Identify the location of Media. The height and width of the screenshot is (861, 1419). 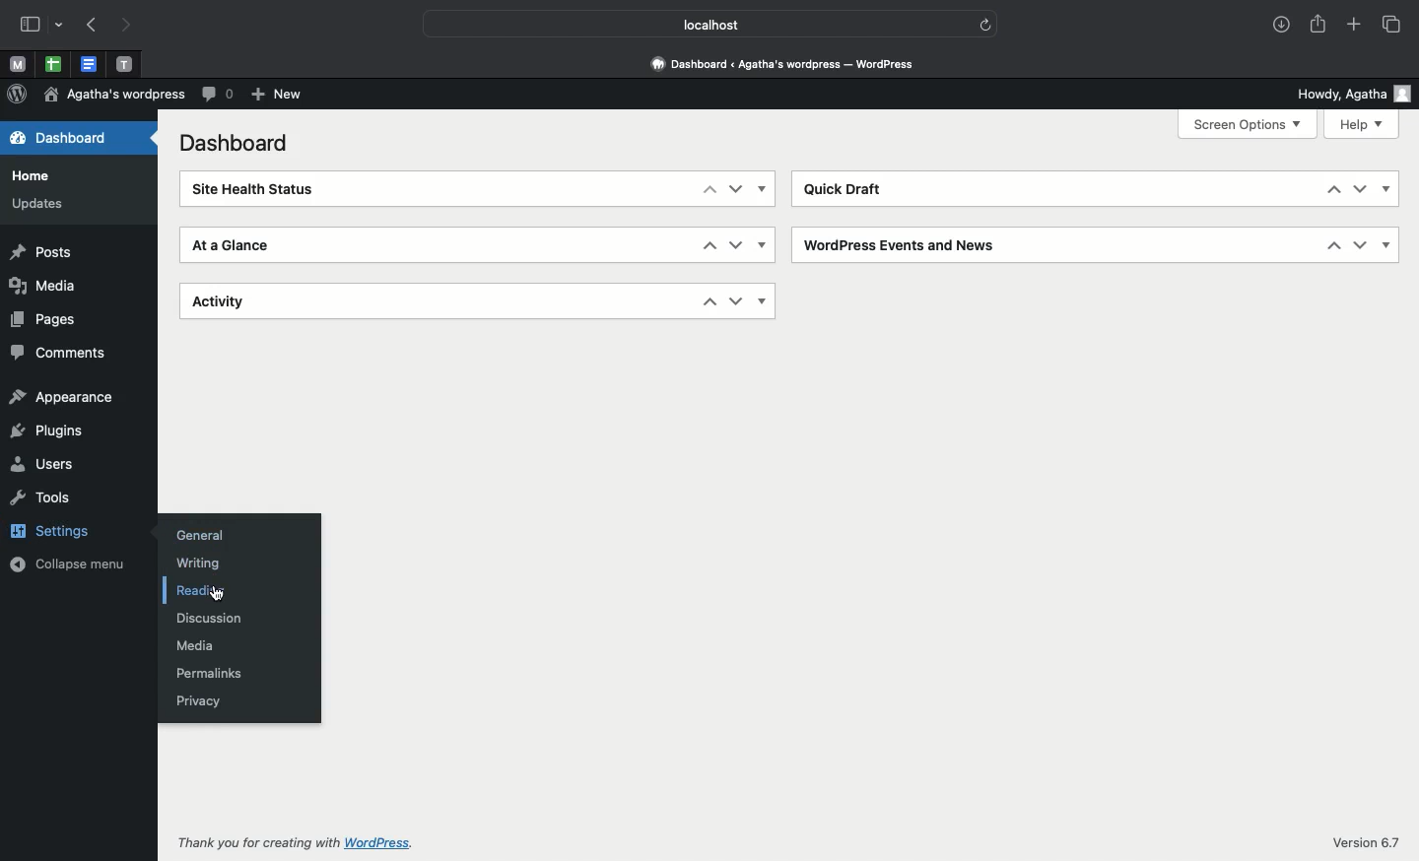
(193, 647).